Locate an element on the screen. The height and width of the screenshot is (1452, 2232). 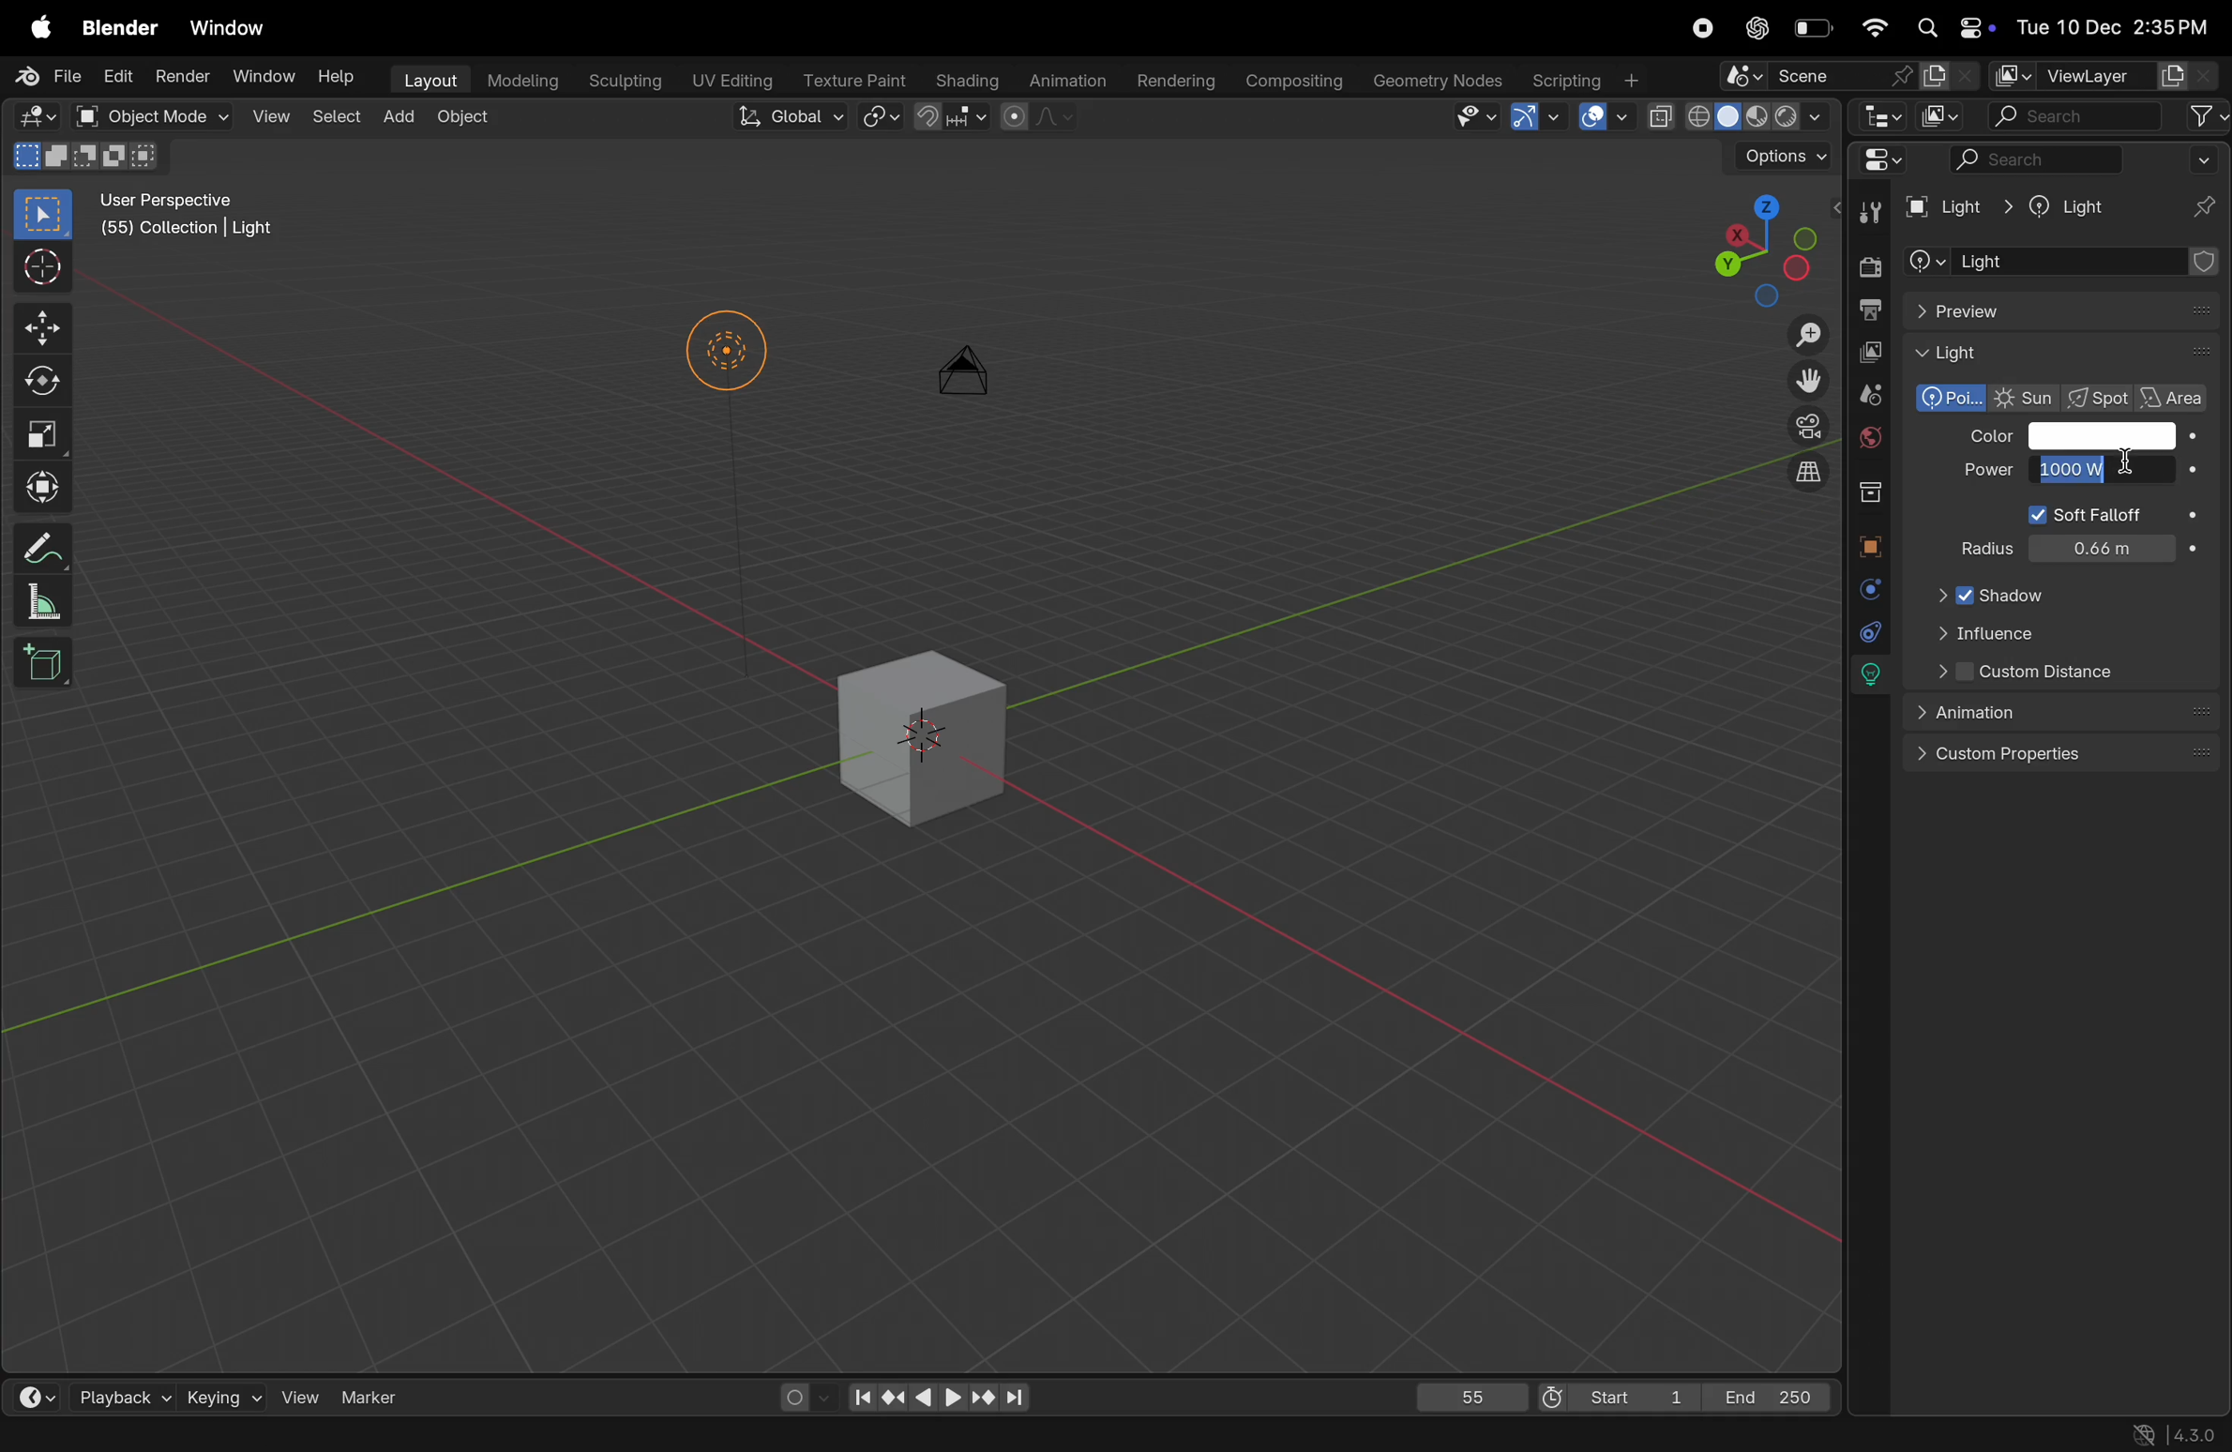
camera is located at coordinates (1803, 427).